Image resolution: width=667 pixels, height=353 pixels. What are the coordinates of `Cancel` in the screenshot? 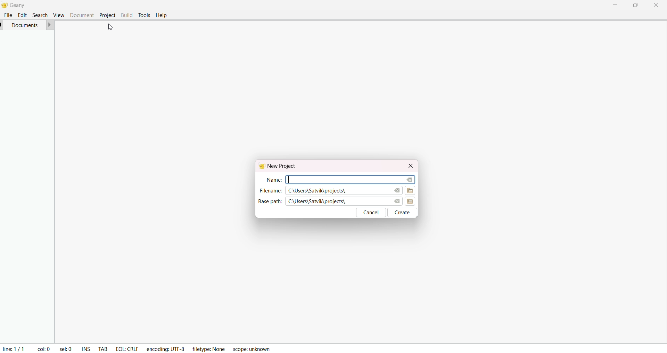 It's located at (372, 213).